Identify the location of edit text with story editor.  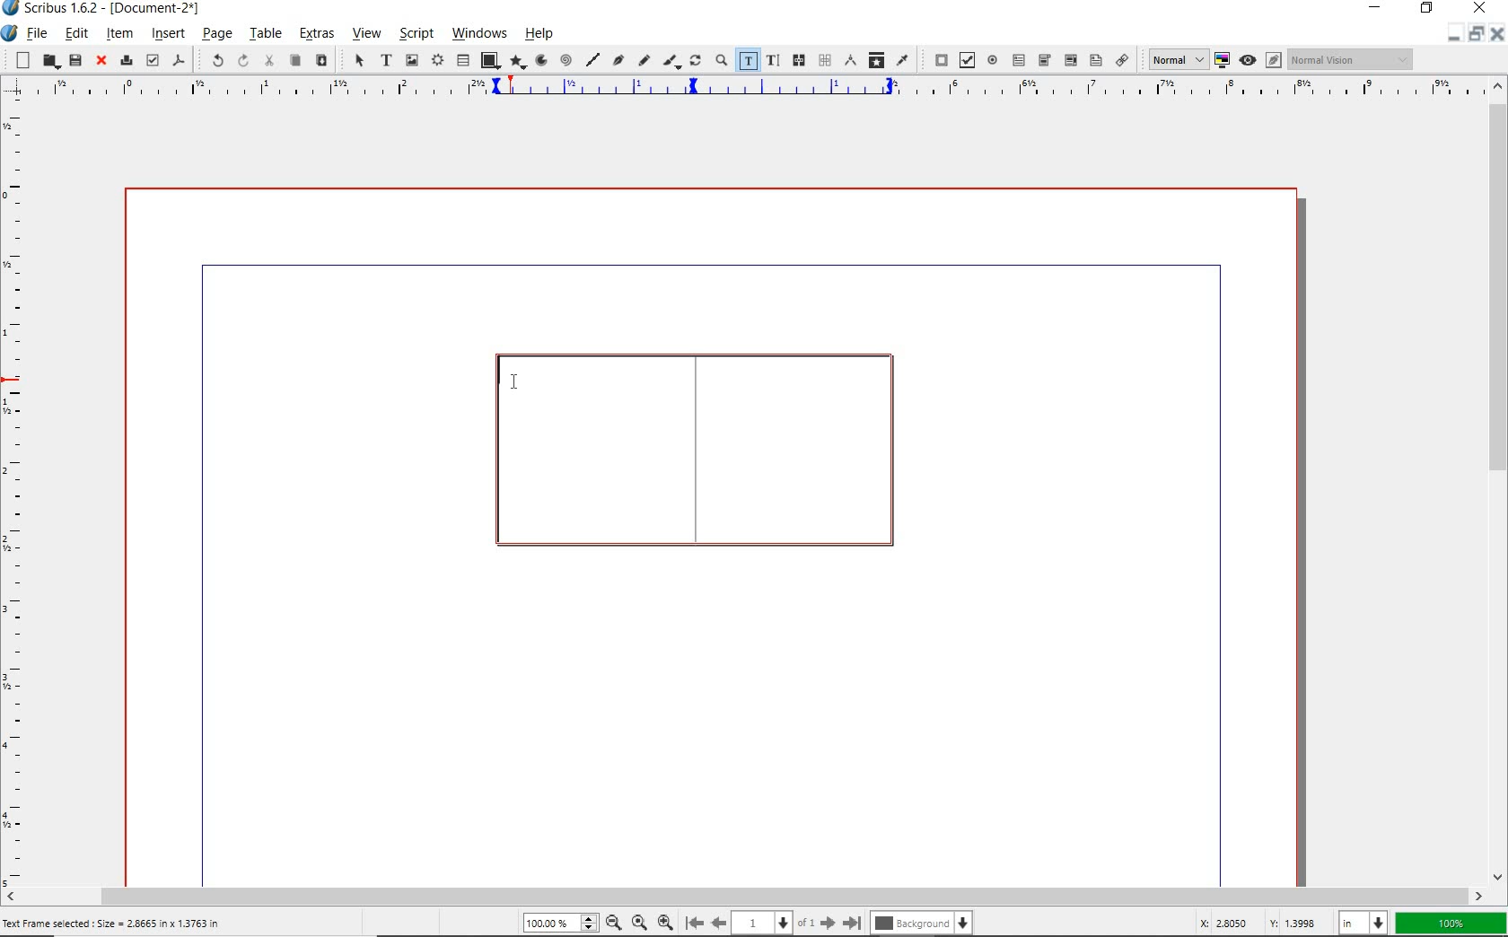
(772, 61).